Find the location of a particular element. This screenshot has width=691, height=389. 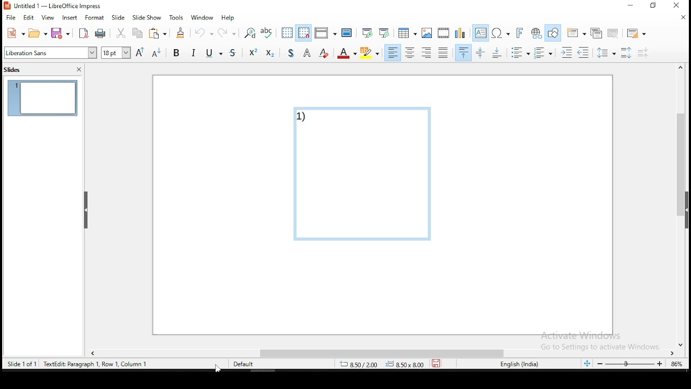

edit is located at coordinates (29, 18).